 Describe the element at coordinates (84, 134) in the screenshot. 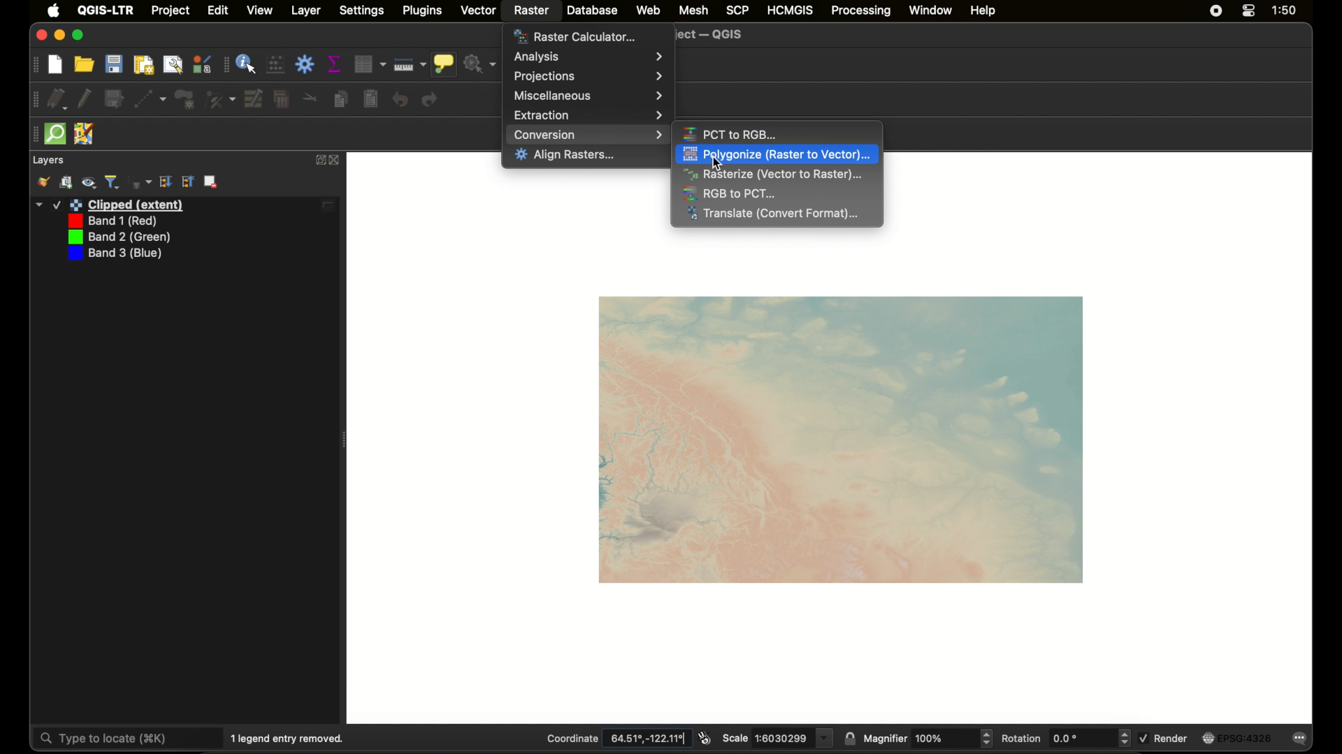

I see `jsom remote` at that location.